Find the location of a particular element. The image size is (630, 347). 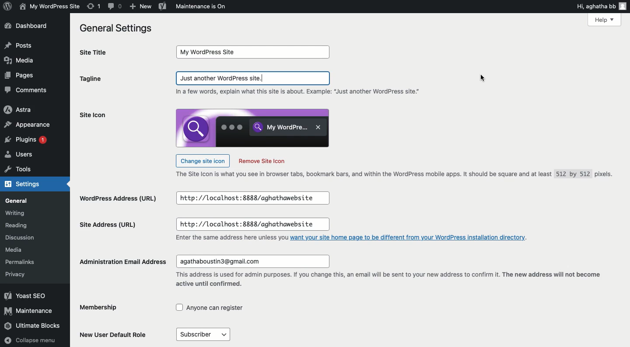

General settings is located at coordinates (119, 29).